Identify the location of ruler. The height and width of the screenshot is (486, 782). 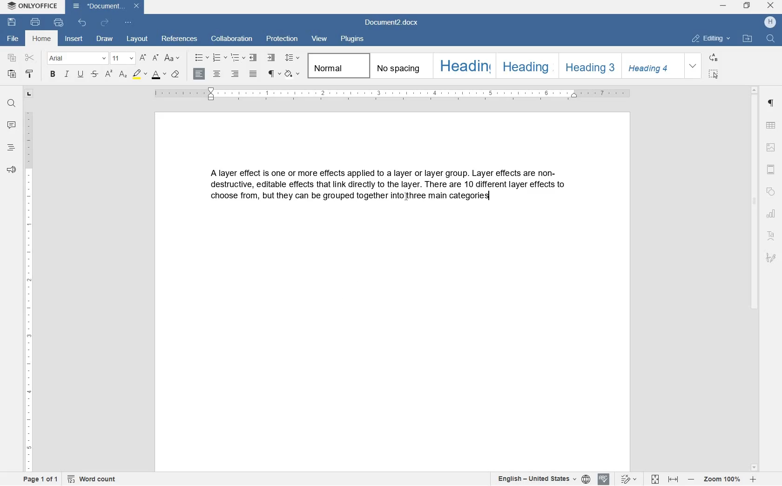
(396, 95).